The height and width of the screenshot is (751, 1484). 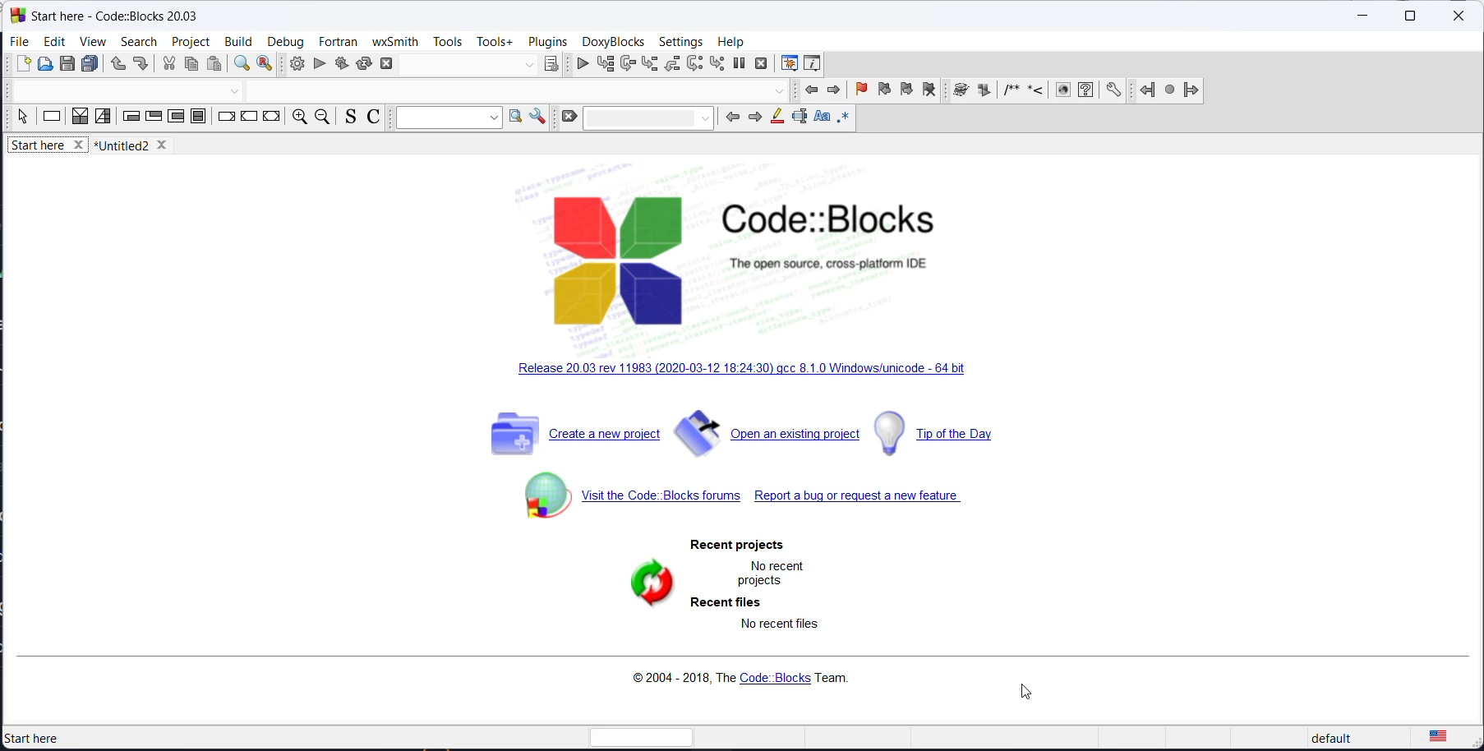 What do you see at coordinates (131, 118) in the screenshot?
I see `entry condition loop` at bounding box center [131, 118].